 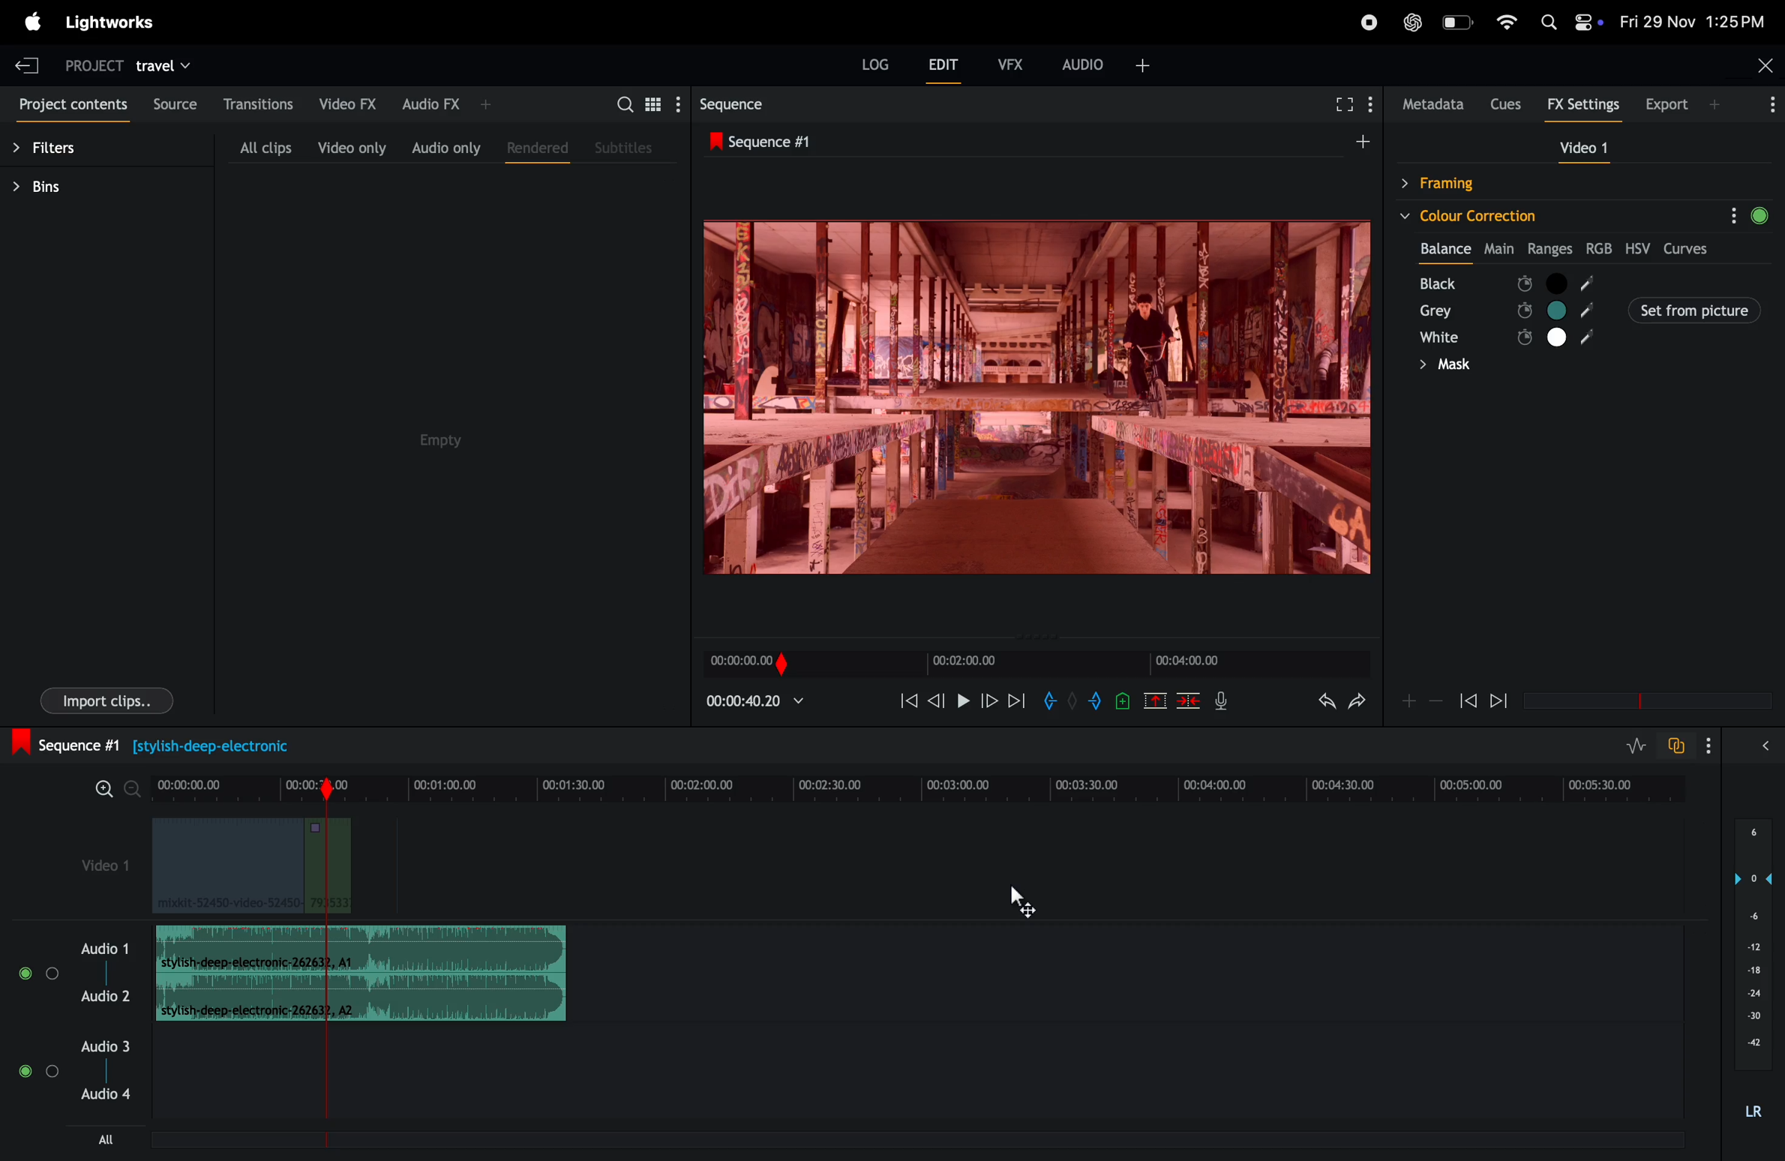 What do you see at coordinates (1420, 700) in the screenshot?
I see `zoom in zoom out` at bounding box center [1420, 700].